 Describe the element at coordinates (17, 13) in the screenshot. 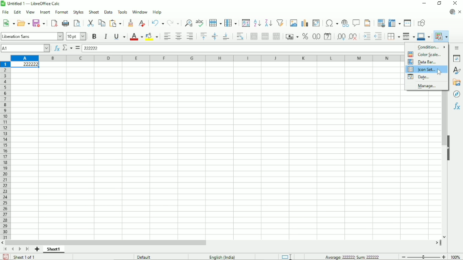

I see `Edit` at that location.